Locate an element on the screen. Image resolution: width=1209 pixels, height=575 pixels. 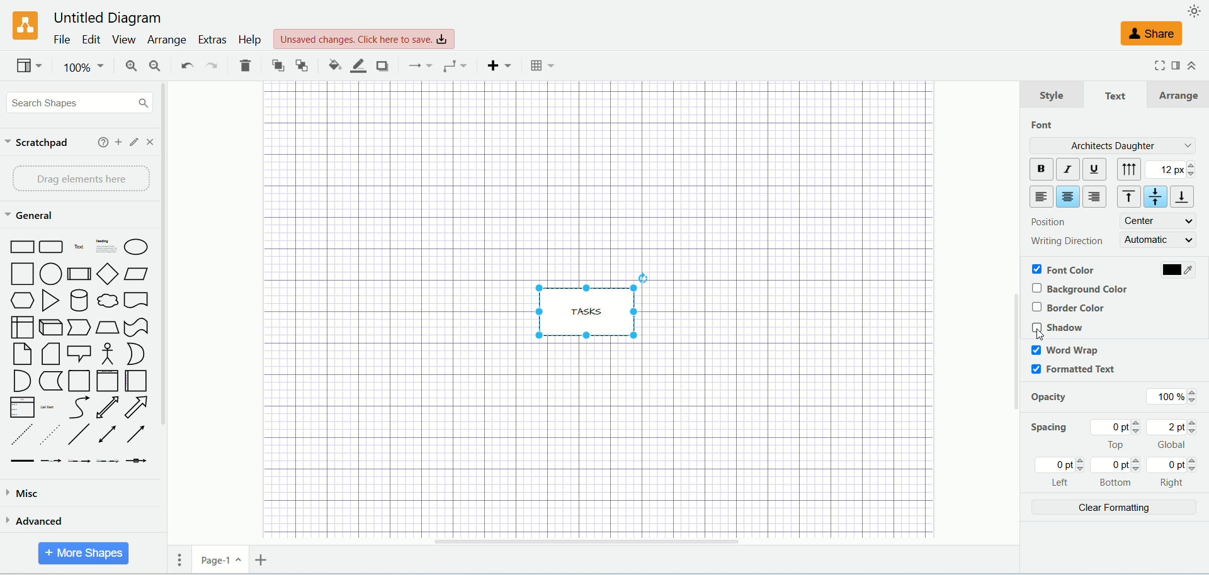
opacity is located at coordinates (1052, 399).